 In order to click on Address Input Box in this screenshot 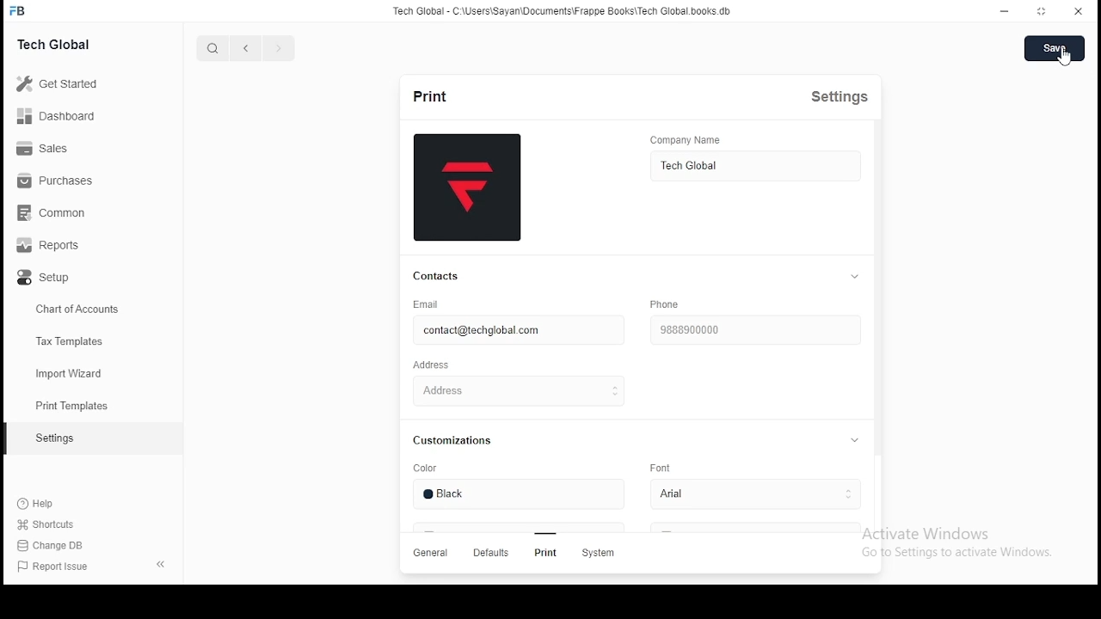, I will do `click(516, 390)`.